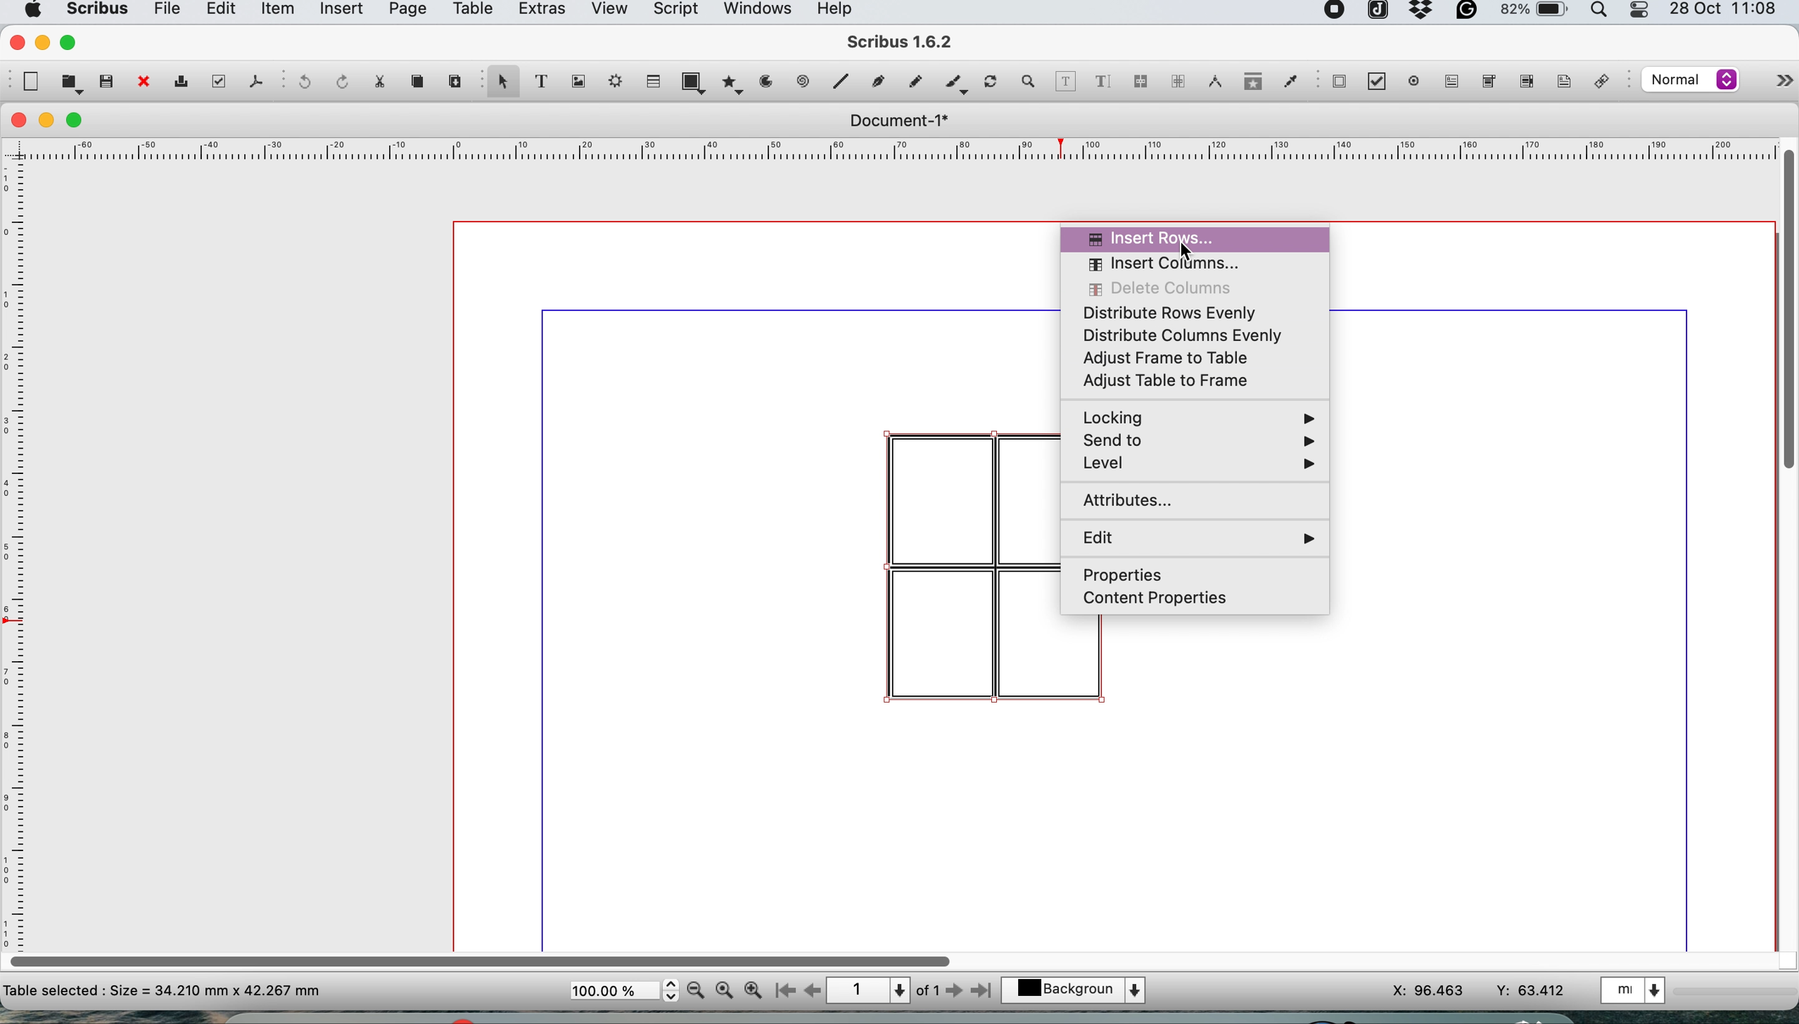 Image resolution: width=1799 pixels, height=1024 pixels. Describe the element at coordinates (1178, 313) in the screenshot. I see `distribute rows evenly` at that location.